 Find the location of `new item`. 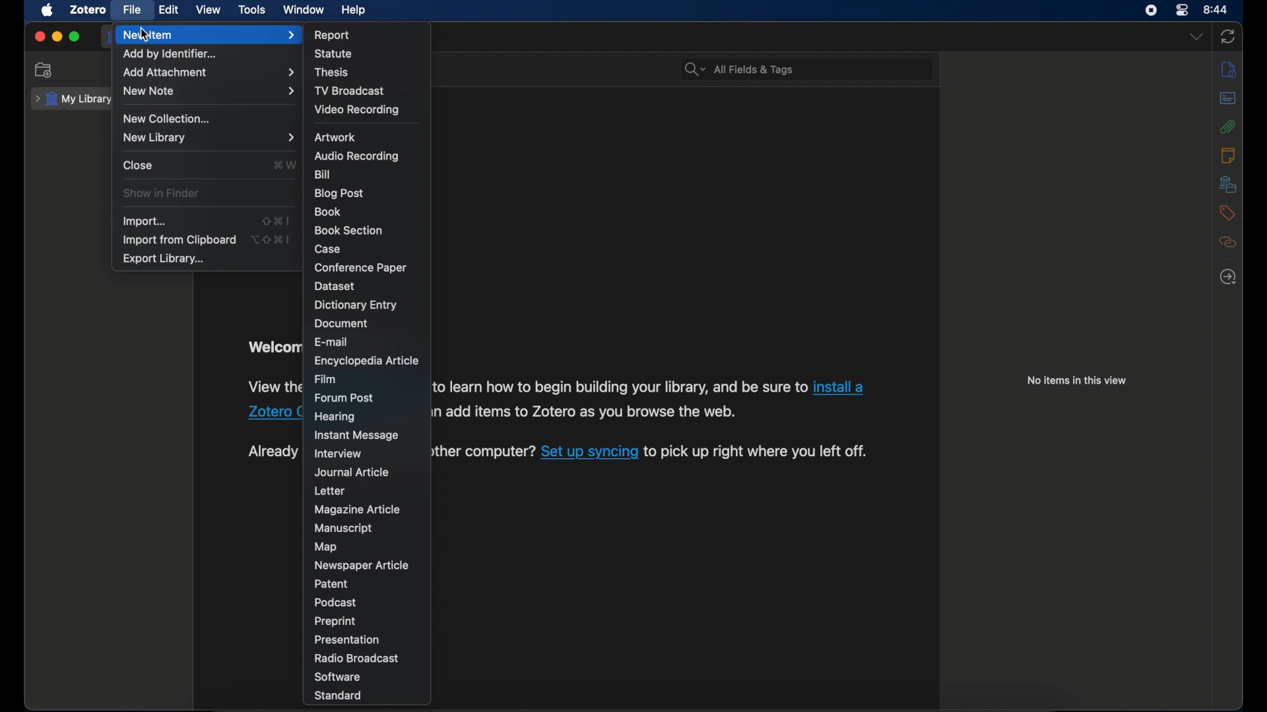

new item is located at coordinates (207, 34).